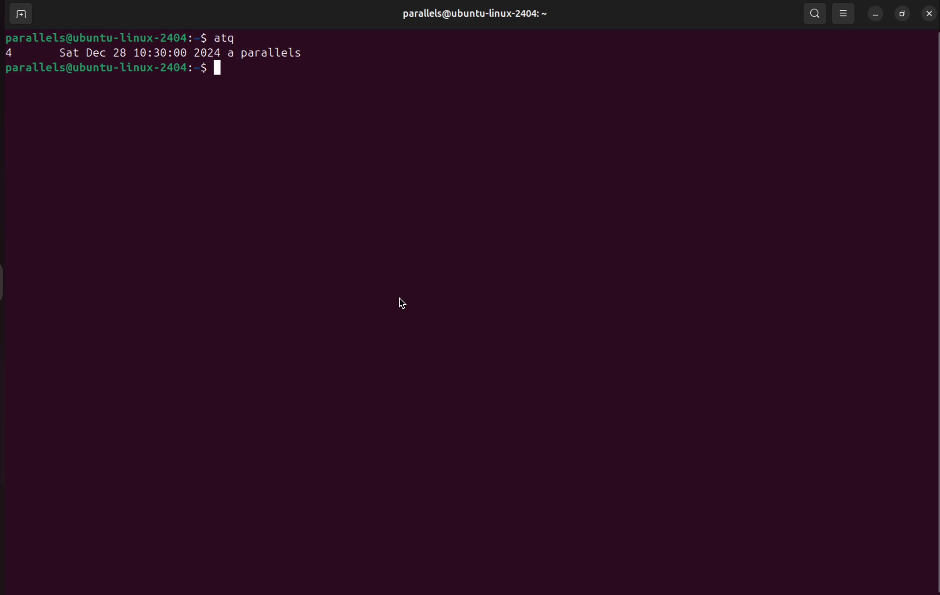 This screenshot has width=940, height=595. I want to click on minimize, so click(875, 13).